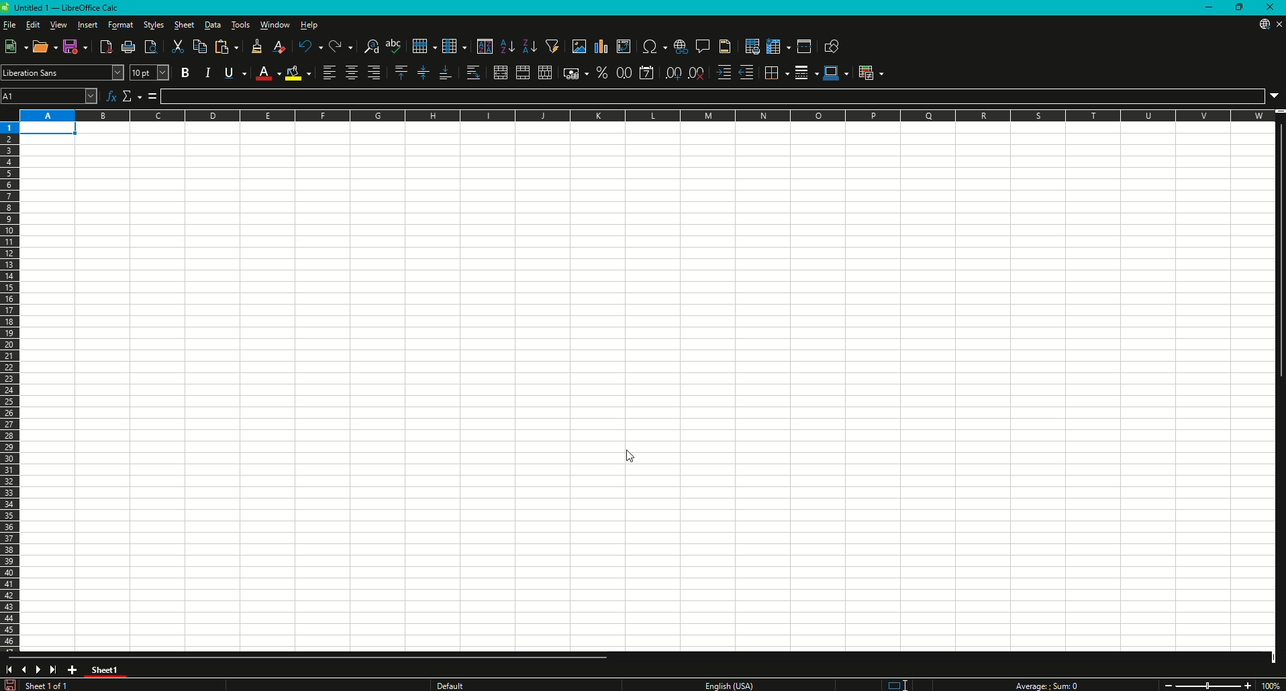 This screenshot has width=1286, height=691. I want to click on Text, so click(1045, 685).